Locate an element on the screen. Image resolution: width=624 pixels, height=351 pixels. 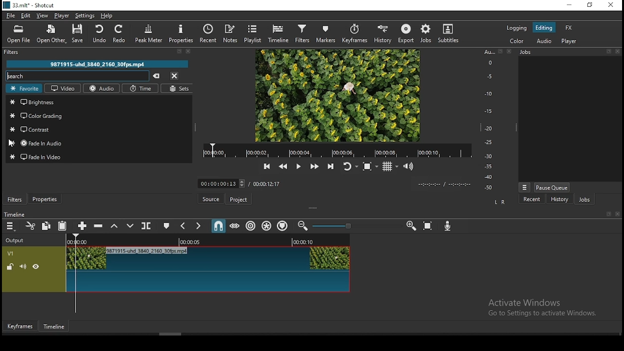
next marker is located at coordinates (198, 225).